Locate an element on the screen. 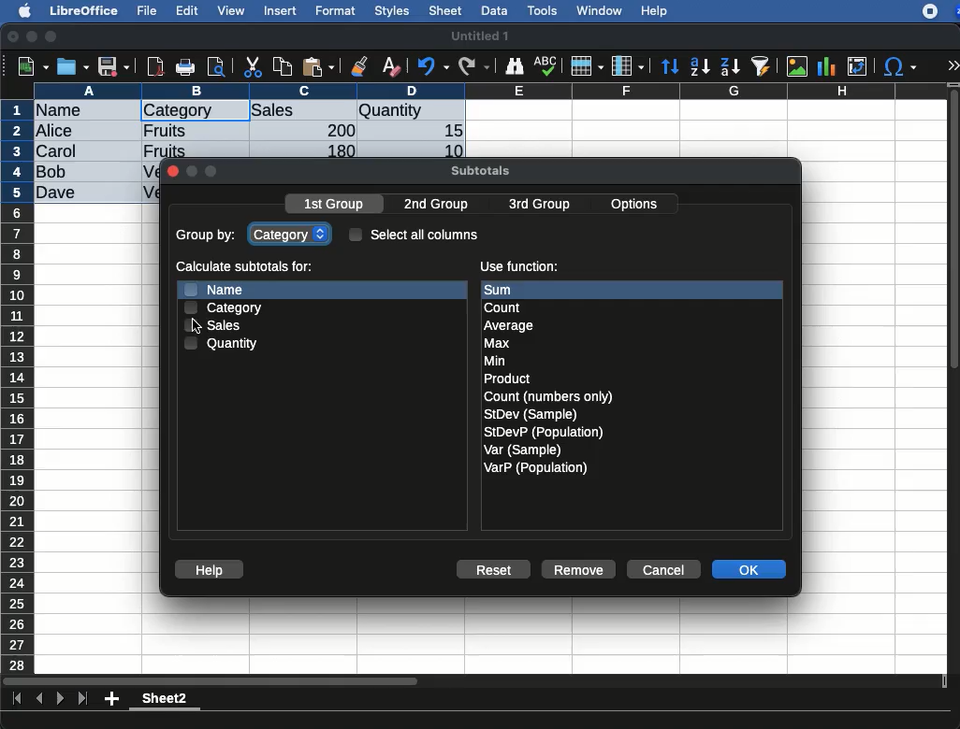  redo is located at coordinates (474, 66).